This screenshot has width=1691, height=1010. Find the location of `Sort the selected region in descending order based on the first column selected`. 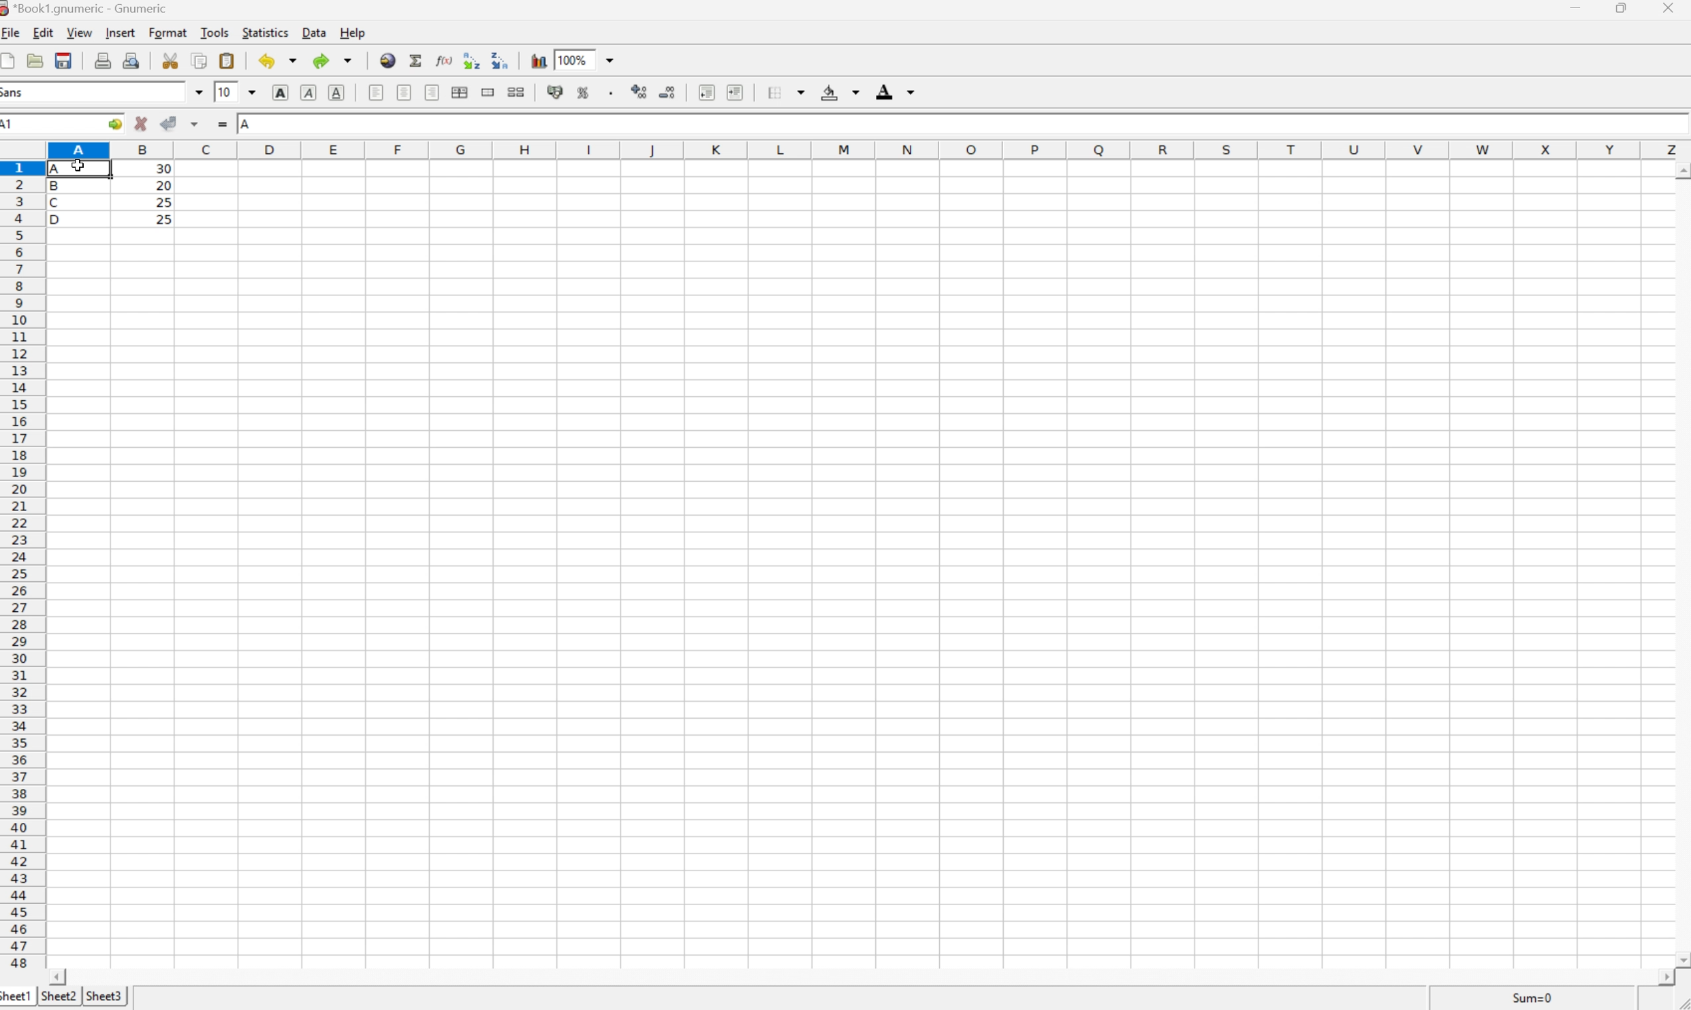

Sort the selected region in descending order based on the first column selected is located at coordinates (499, 59).